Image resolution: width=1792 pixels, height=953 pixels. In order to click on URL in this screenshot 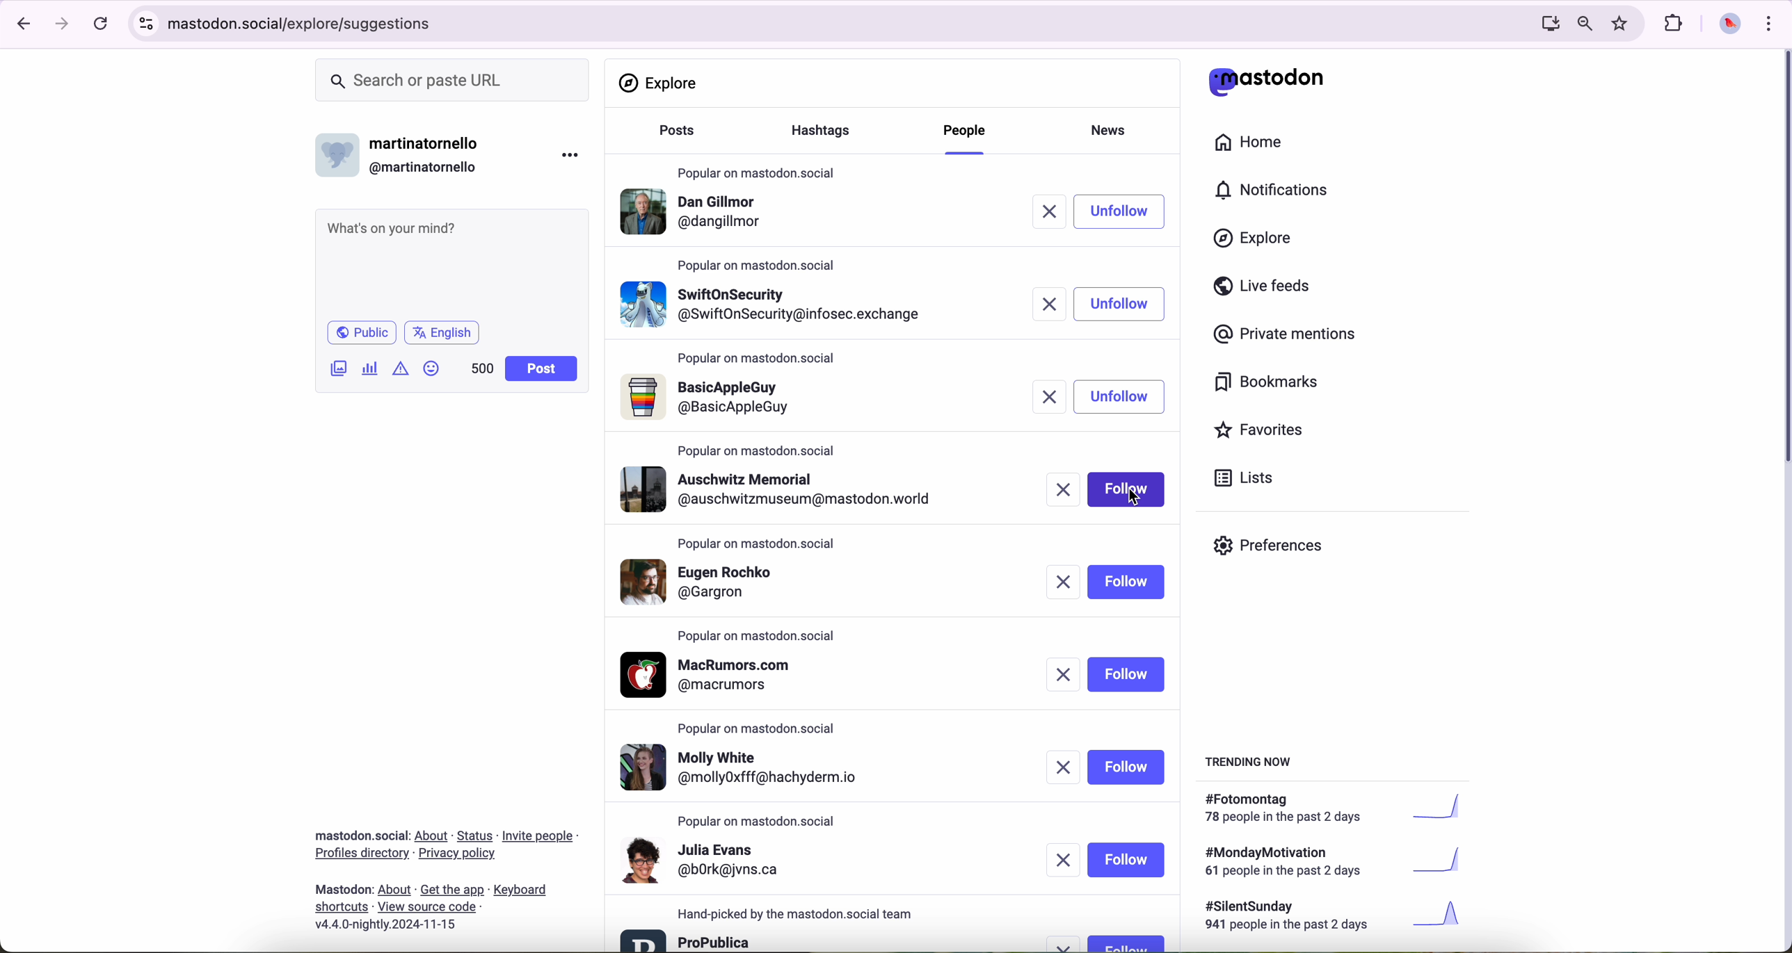, I will do `click(305, 22)`.